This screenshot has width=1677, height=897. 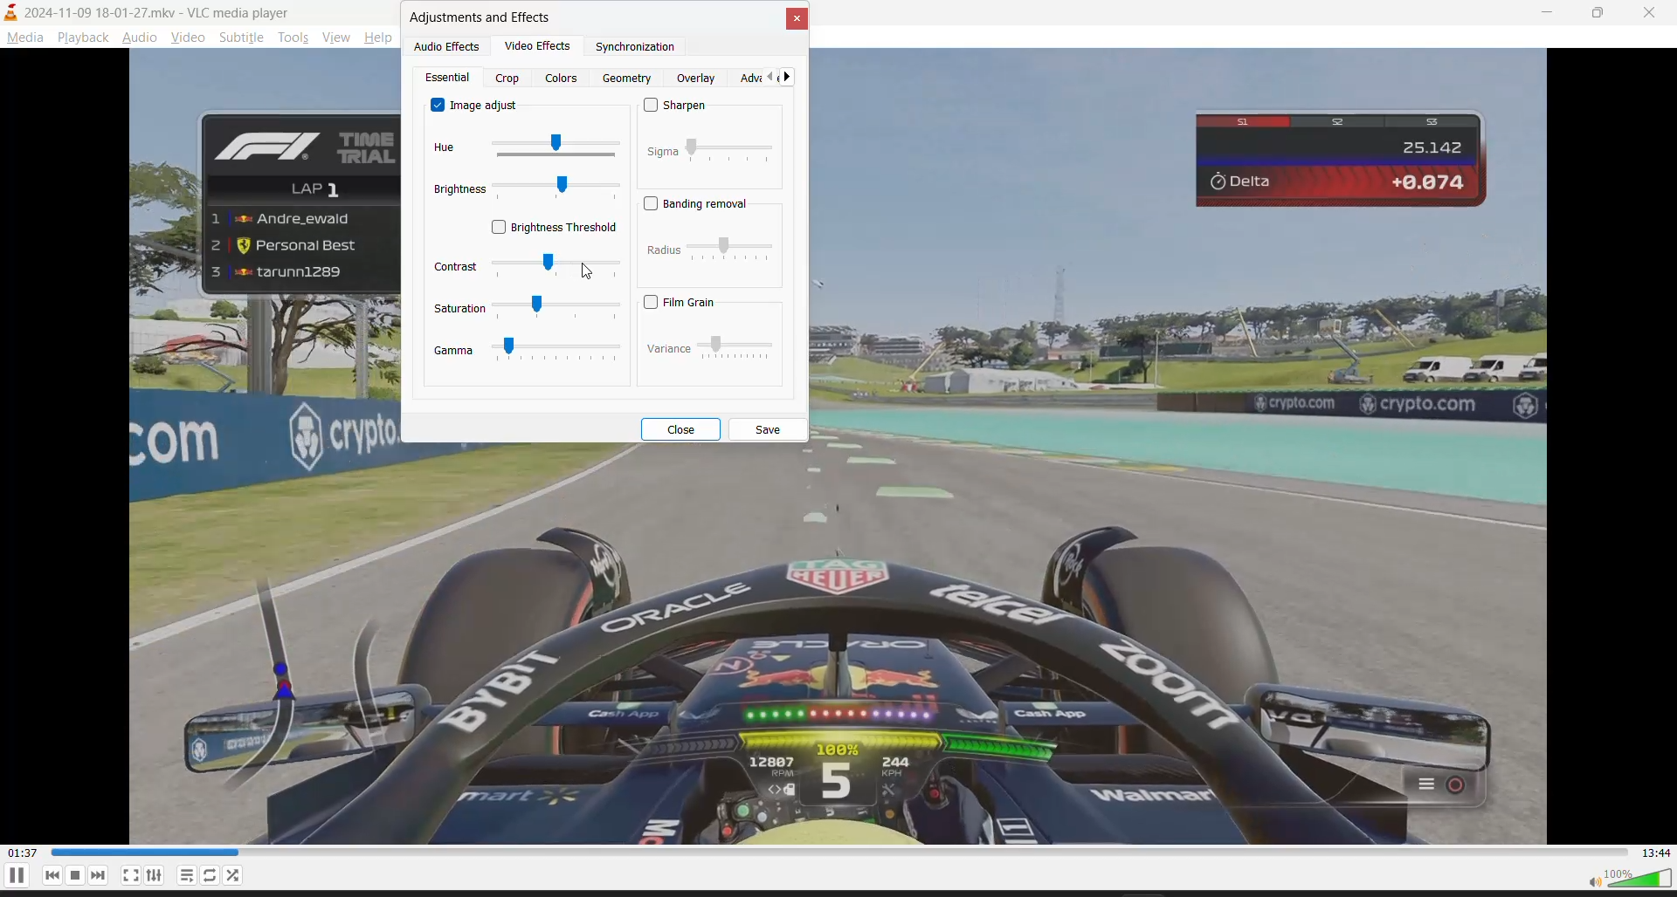 I want to click on previous, so click(x=47, y=876).